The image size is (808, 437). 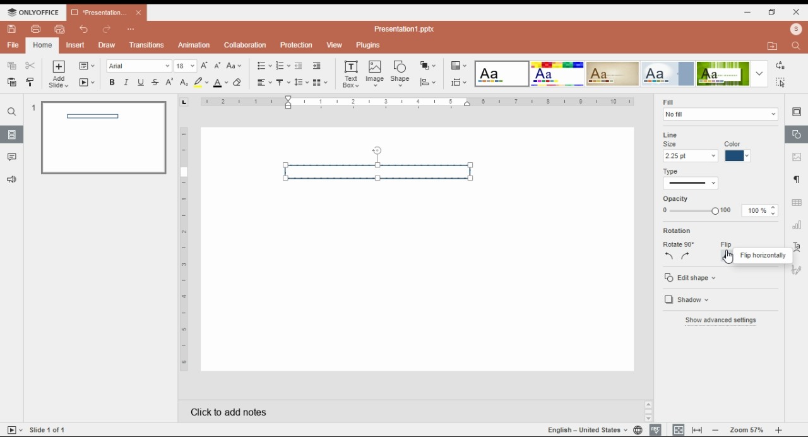 What do you see at coordinates (246, 46) in the screenshot?
I see `collaboration` at bounding box center [246, 46].